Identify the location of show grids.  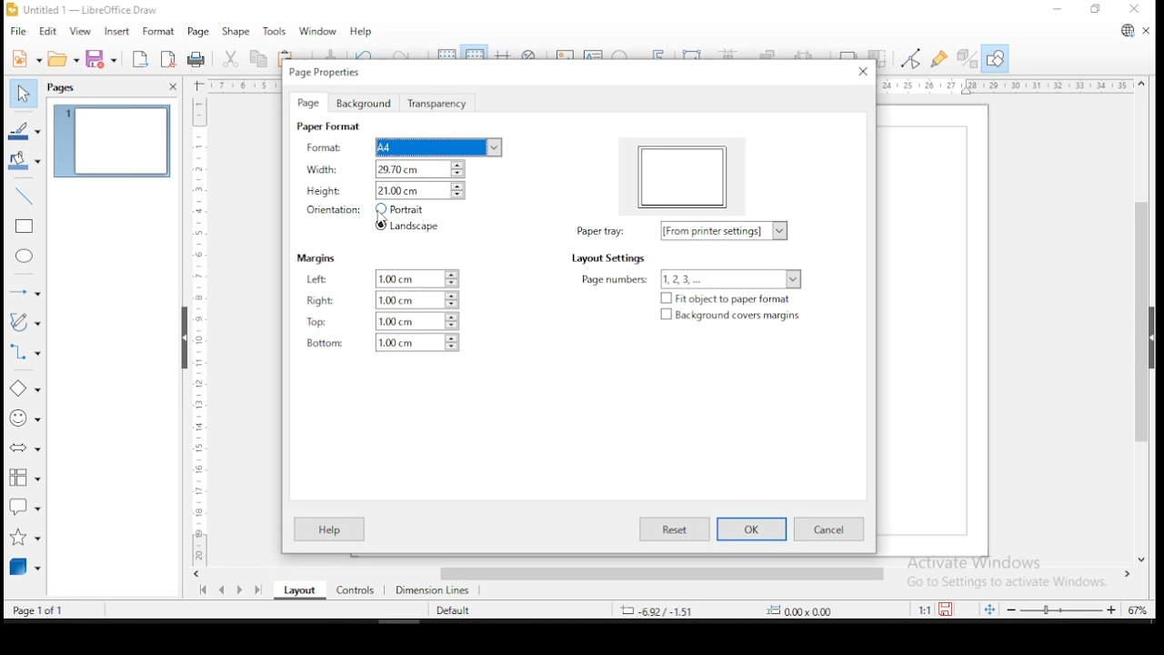
(445, 52).